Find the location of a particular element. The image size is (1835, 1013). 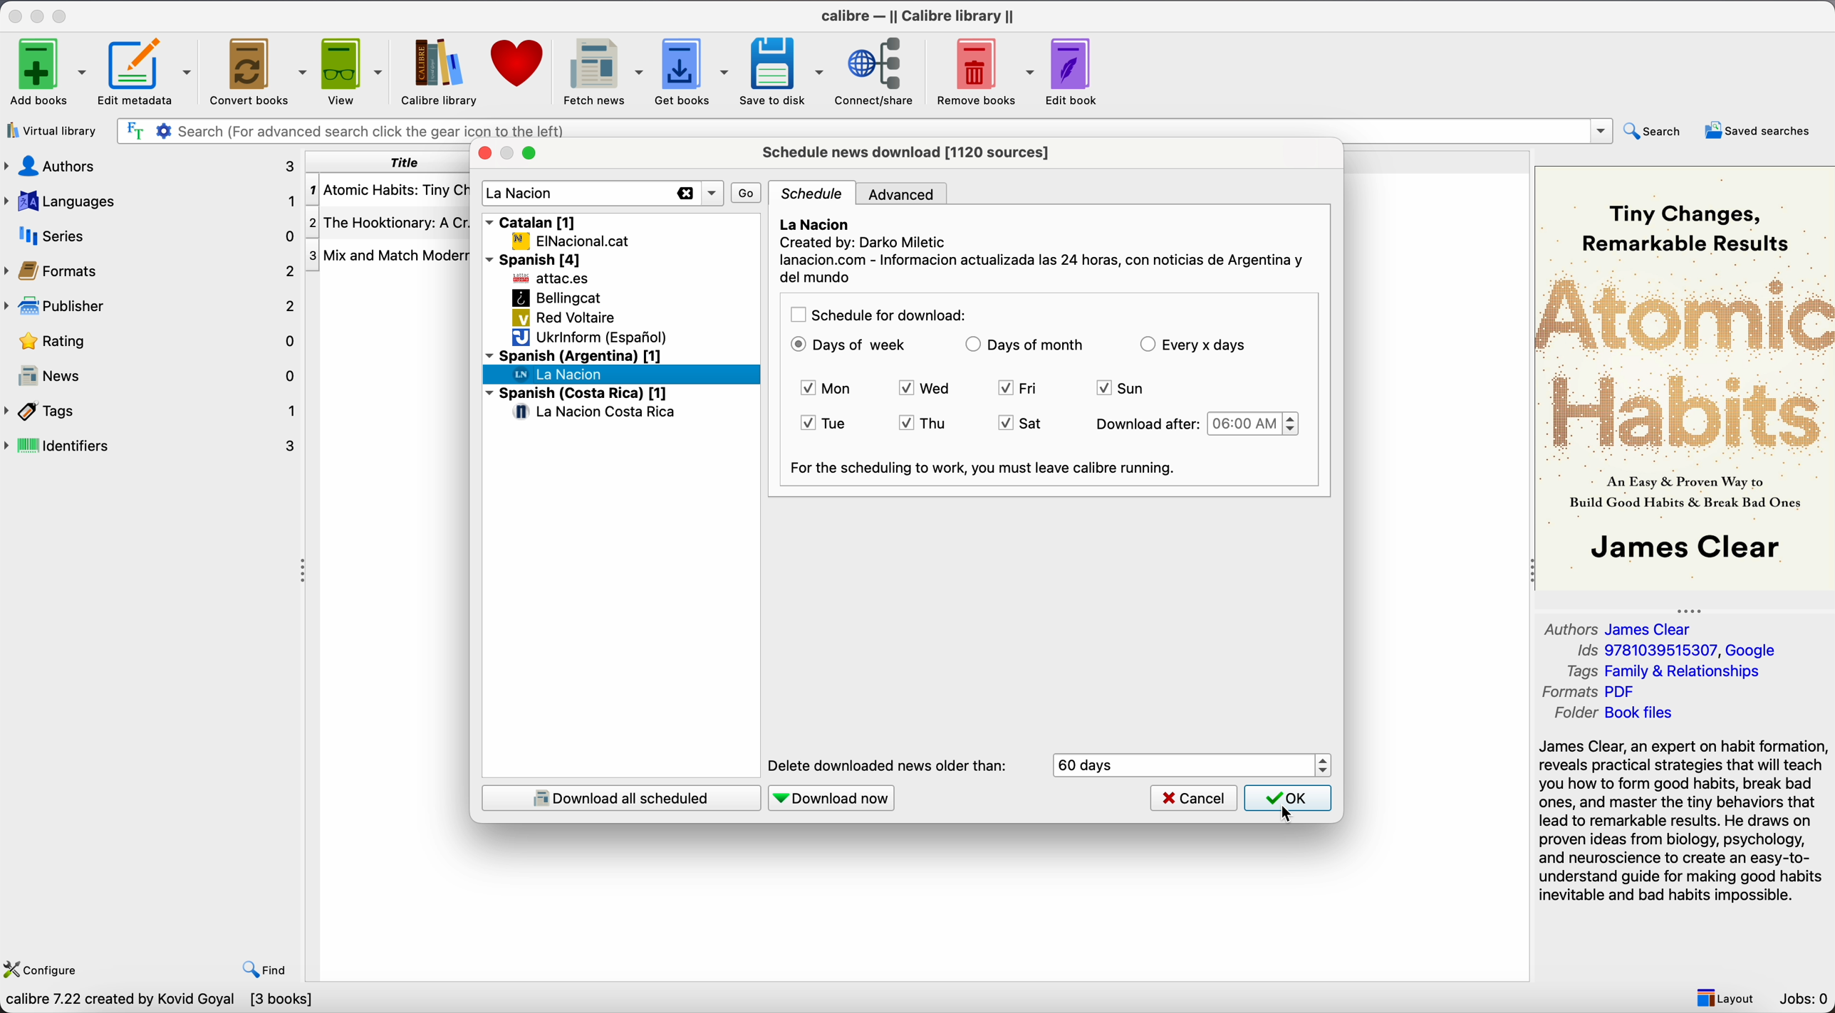

fri is located at coordinates (1017, 389).